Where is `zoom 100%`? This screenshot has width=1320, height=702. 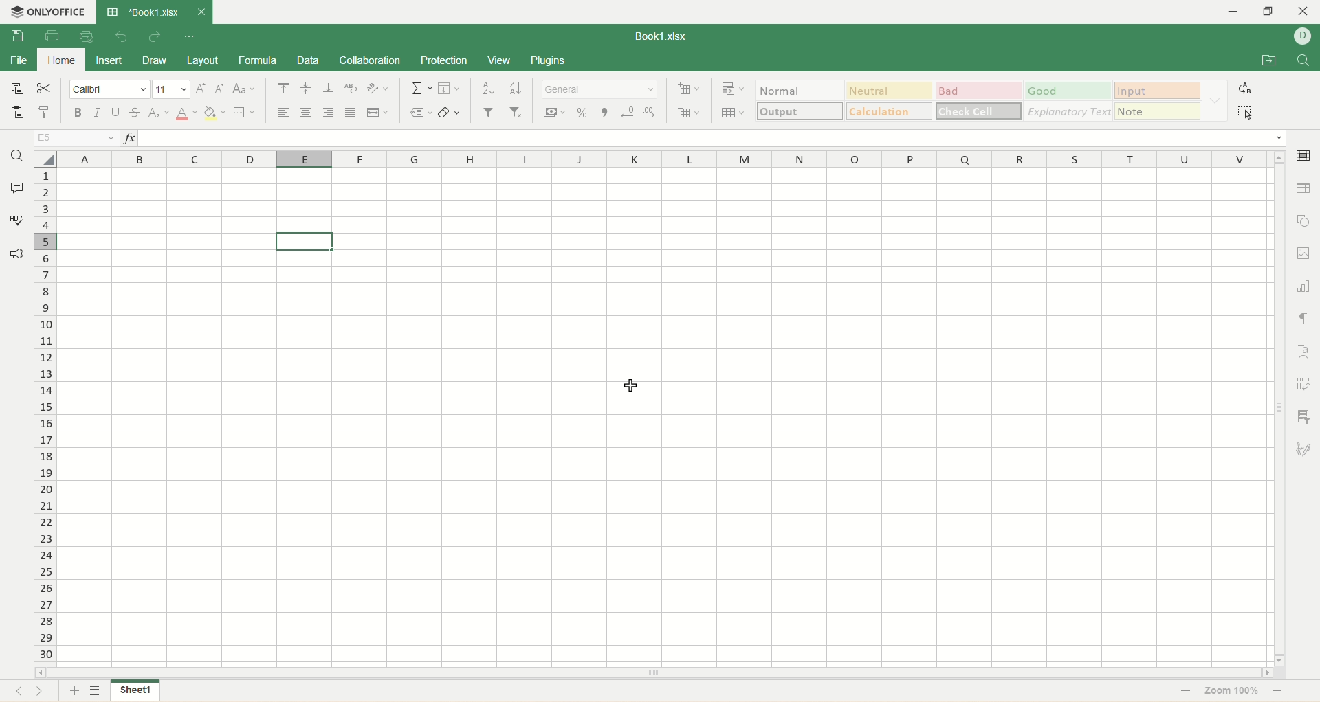 zoom 100% is located at coordinates (1234, 692).